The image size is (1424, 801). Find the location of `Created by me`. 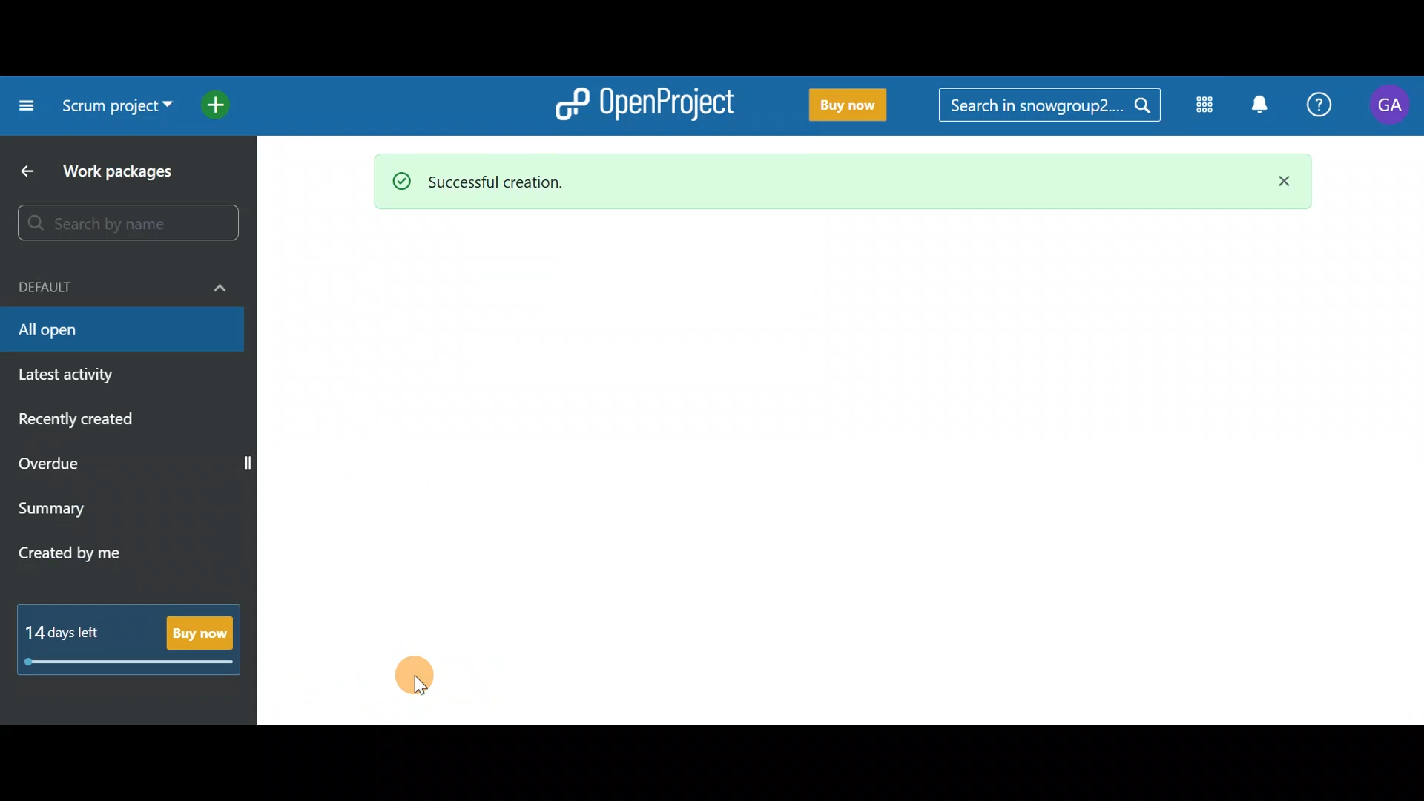

Created by me is located at coordinates (104, 549).